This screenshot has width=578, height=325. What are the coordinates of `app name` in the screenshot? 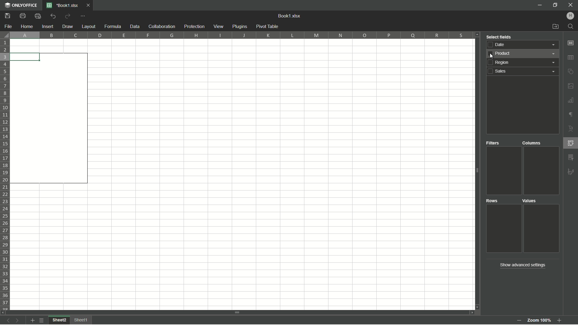 It's located at (21, 6).